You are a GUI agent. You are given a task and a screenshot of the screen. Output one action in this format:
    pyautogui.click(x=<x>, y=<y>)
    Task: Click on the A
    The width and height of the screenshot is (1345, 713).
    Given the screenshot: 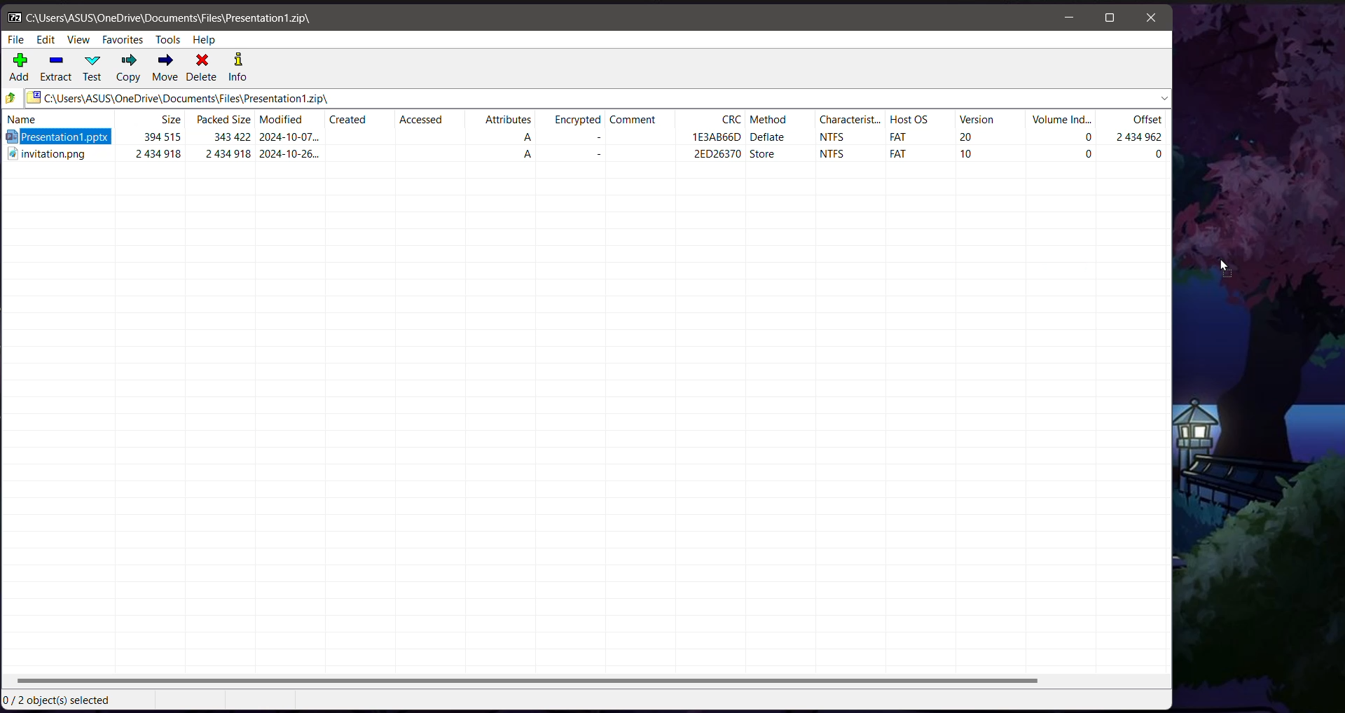 What is the action you would take?
    pyautogui.click(x=535, y=156)
    